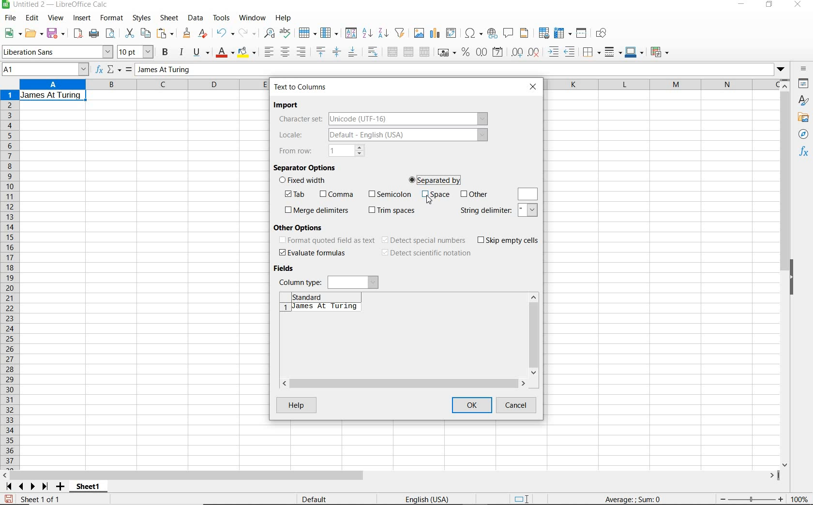 The height and width of the screenshot is (505, 813). I want to click on column, so click(330, 32).